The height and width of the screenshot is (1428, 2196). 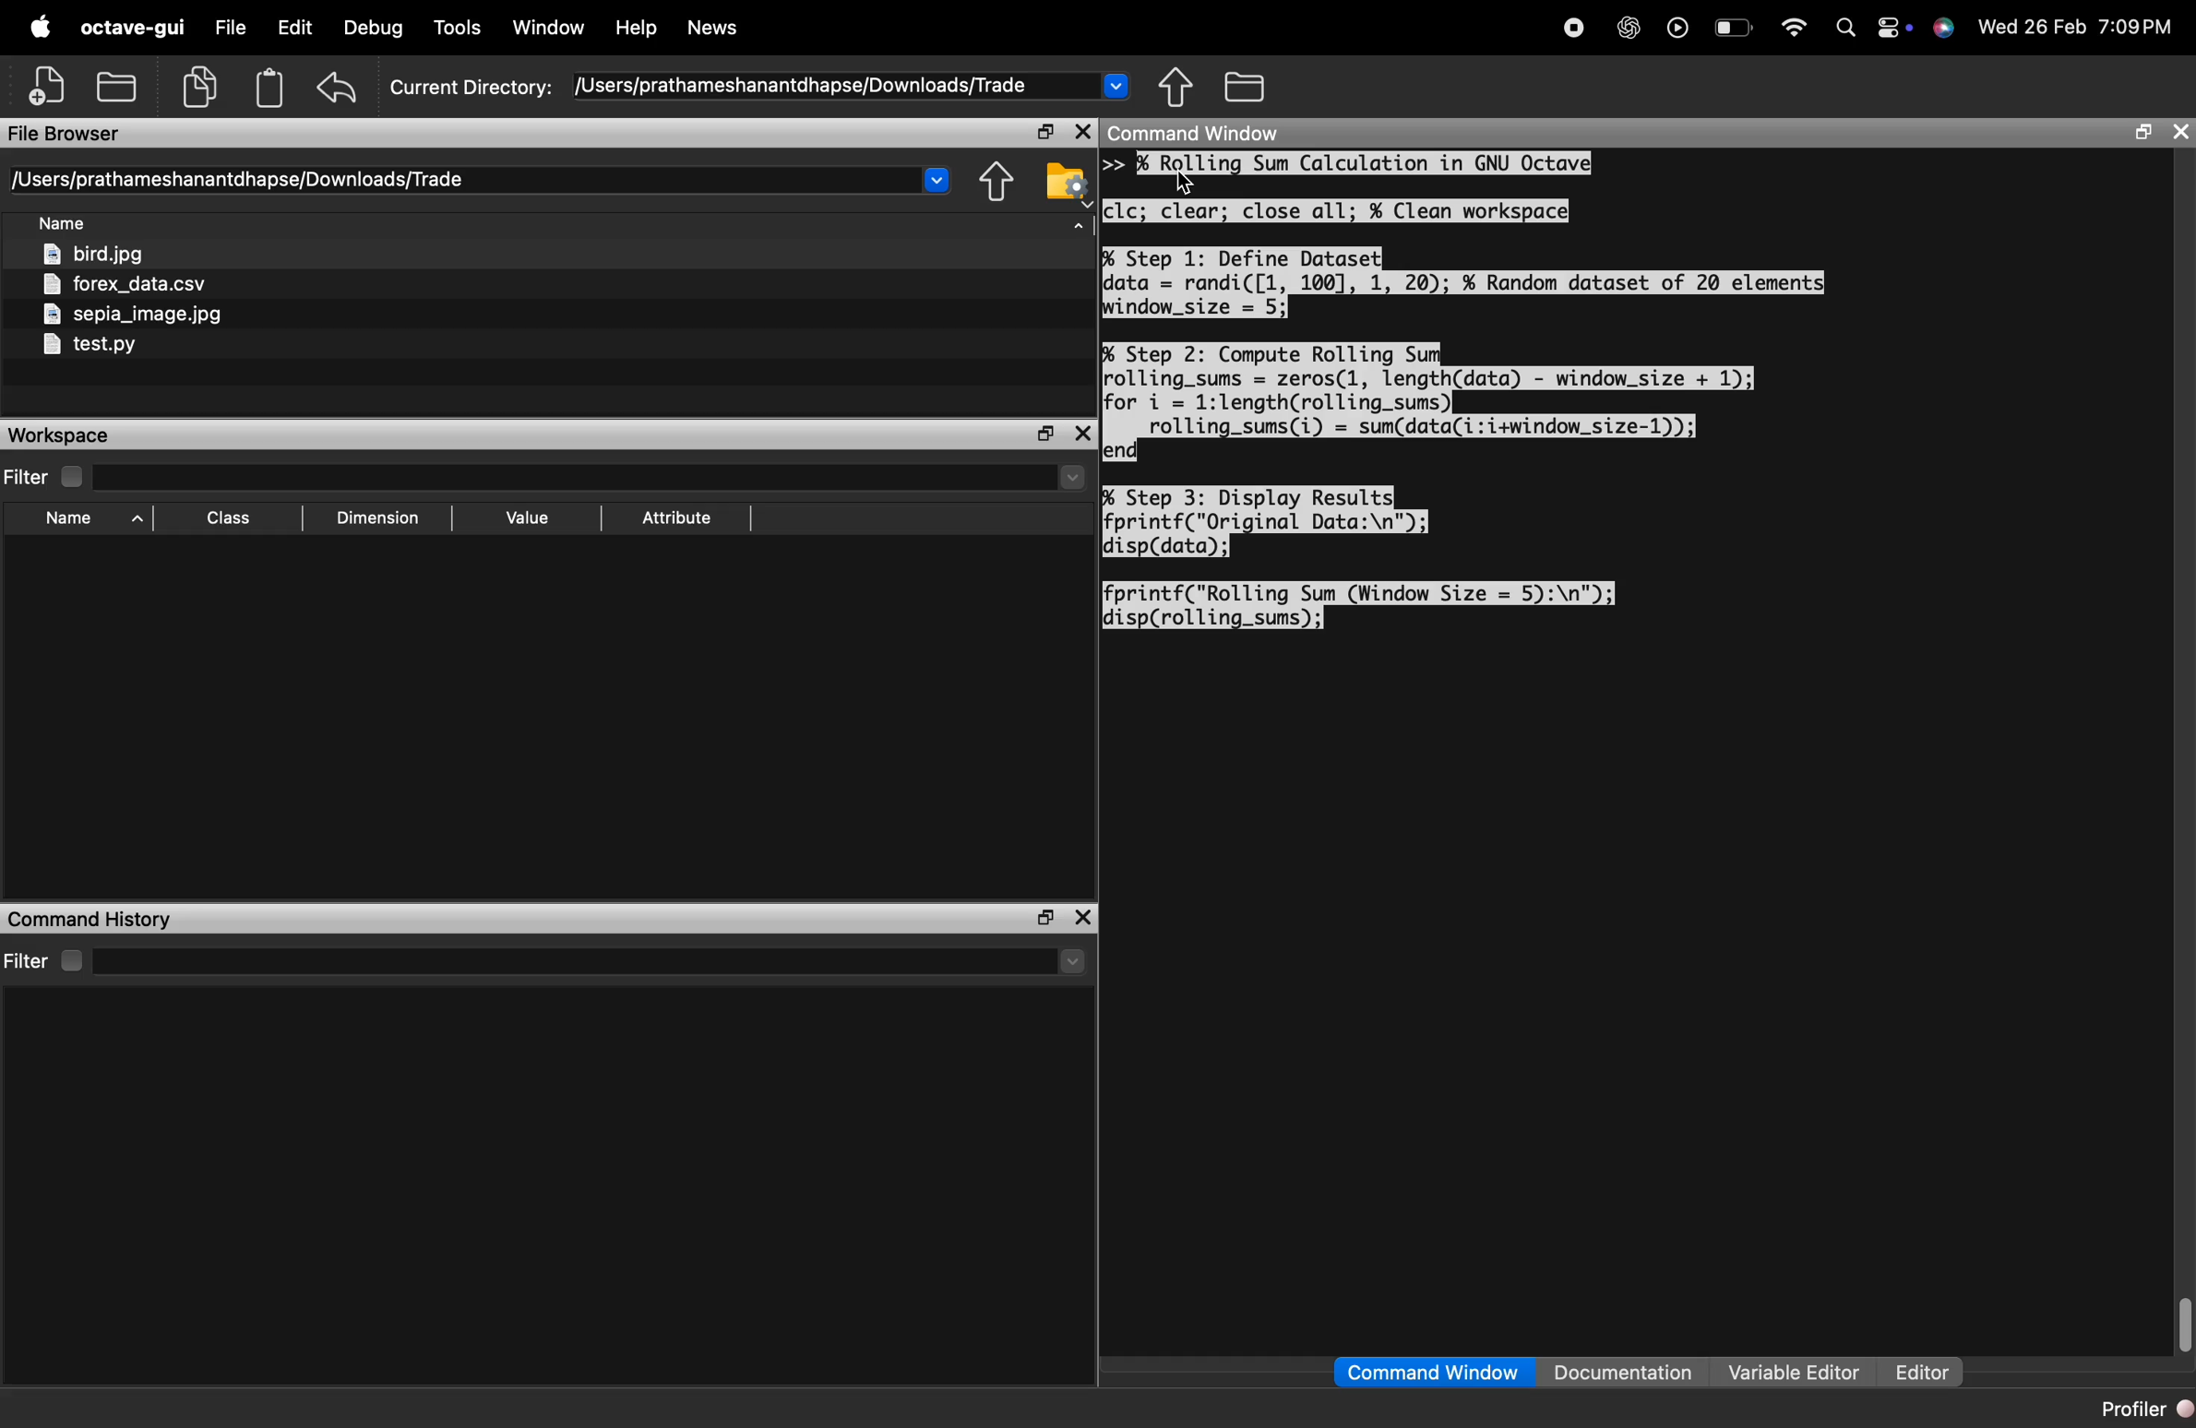 What do you see at coordinates (46, 476) in the screenshot?
I see `filter` at bounding box center [46, 476].